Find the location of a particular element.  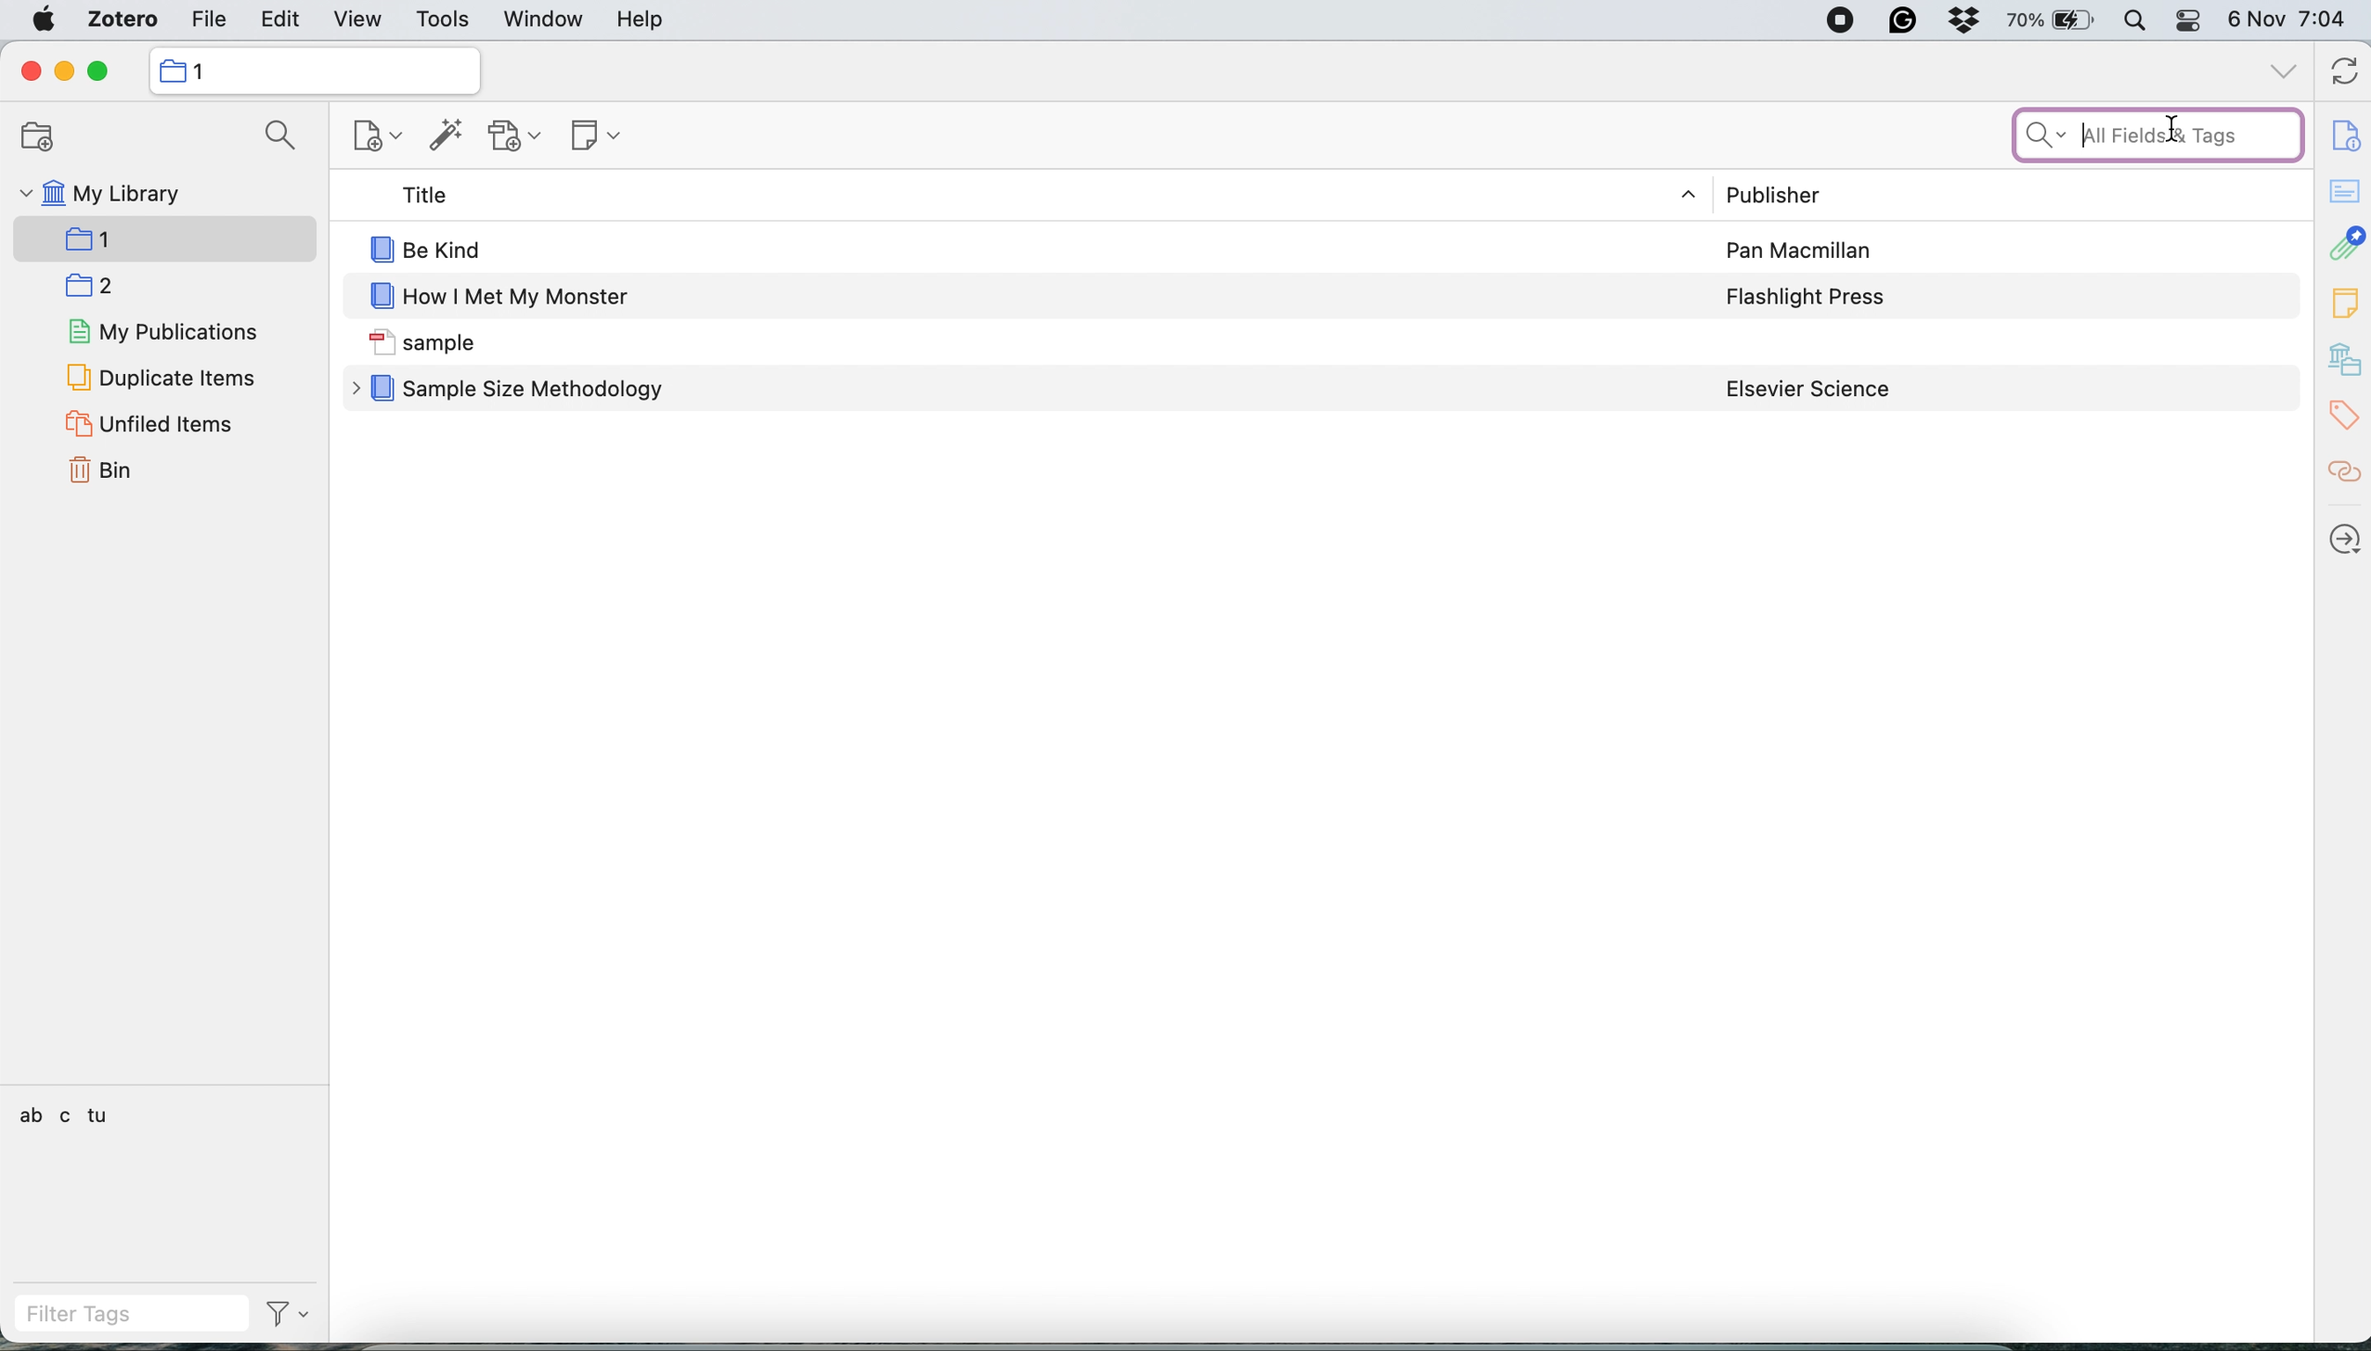

unfiled items is located at coordinates (151, 423).